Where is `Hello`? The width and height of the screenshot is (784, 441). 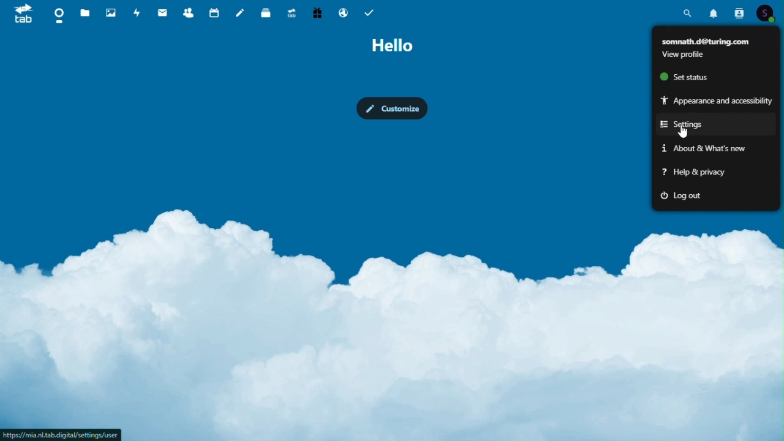
Hello is located at coordinates (393, 45).